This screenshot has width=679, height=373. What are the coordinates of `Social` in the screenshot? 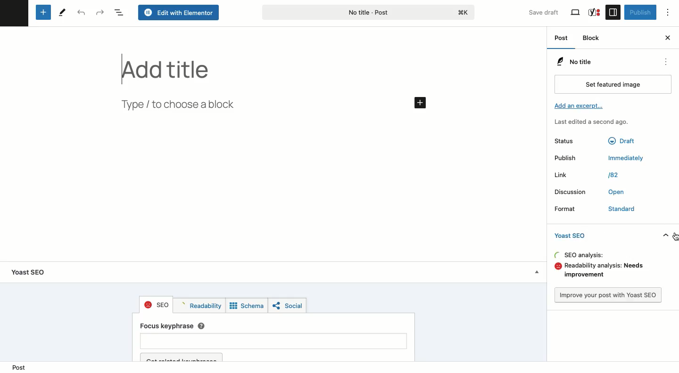 It's located at (287, 306).